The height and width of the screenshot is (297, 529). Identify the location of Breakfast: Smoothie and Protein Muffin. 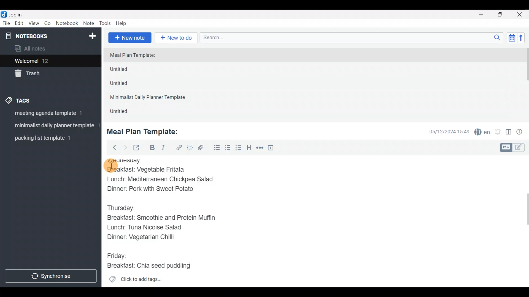
(161, 219).